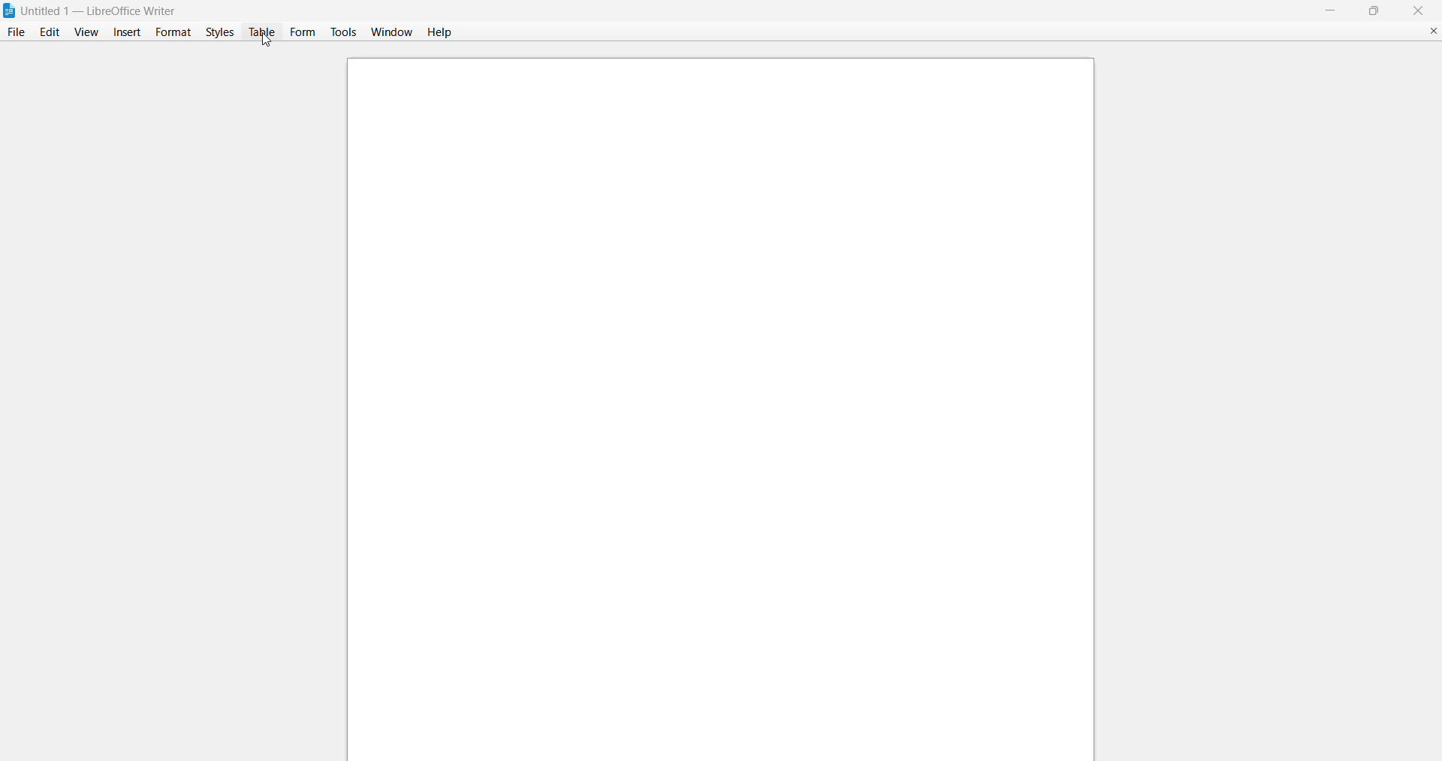 The image size is (1442, 761). Describe the element at coordinates (101, 10) in the screenshot. I see `| Untitled 1 — LibreOffice Writer` at that location.